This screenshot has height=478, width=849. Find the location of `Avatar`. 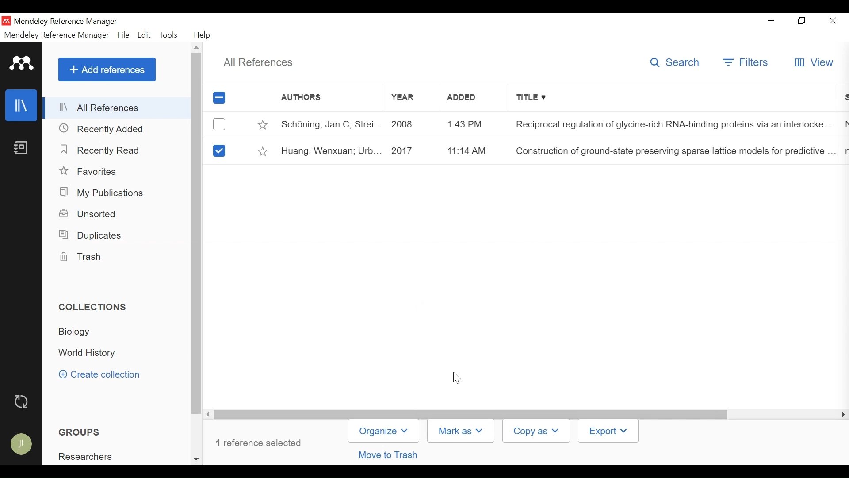

Avatar is located at coordinates (22, 443).